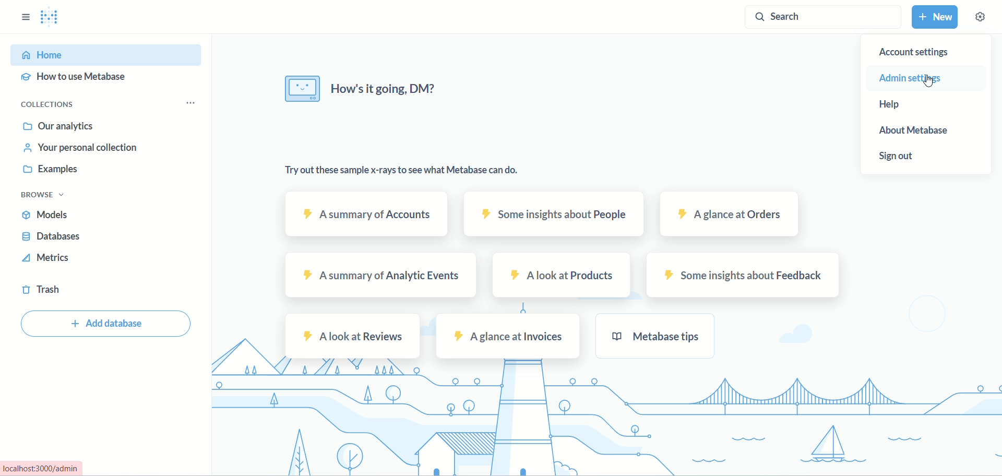  Describe the element at coordinates (510, 336) in the screenshot. I see `invoices` at that location.